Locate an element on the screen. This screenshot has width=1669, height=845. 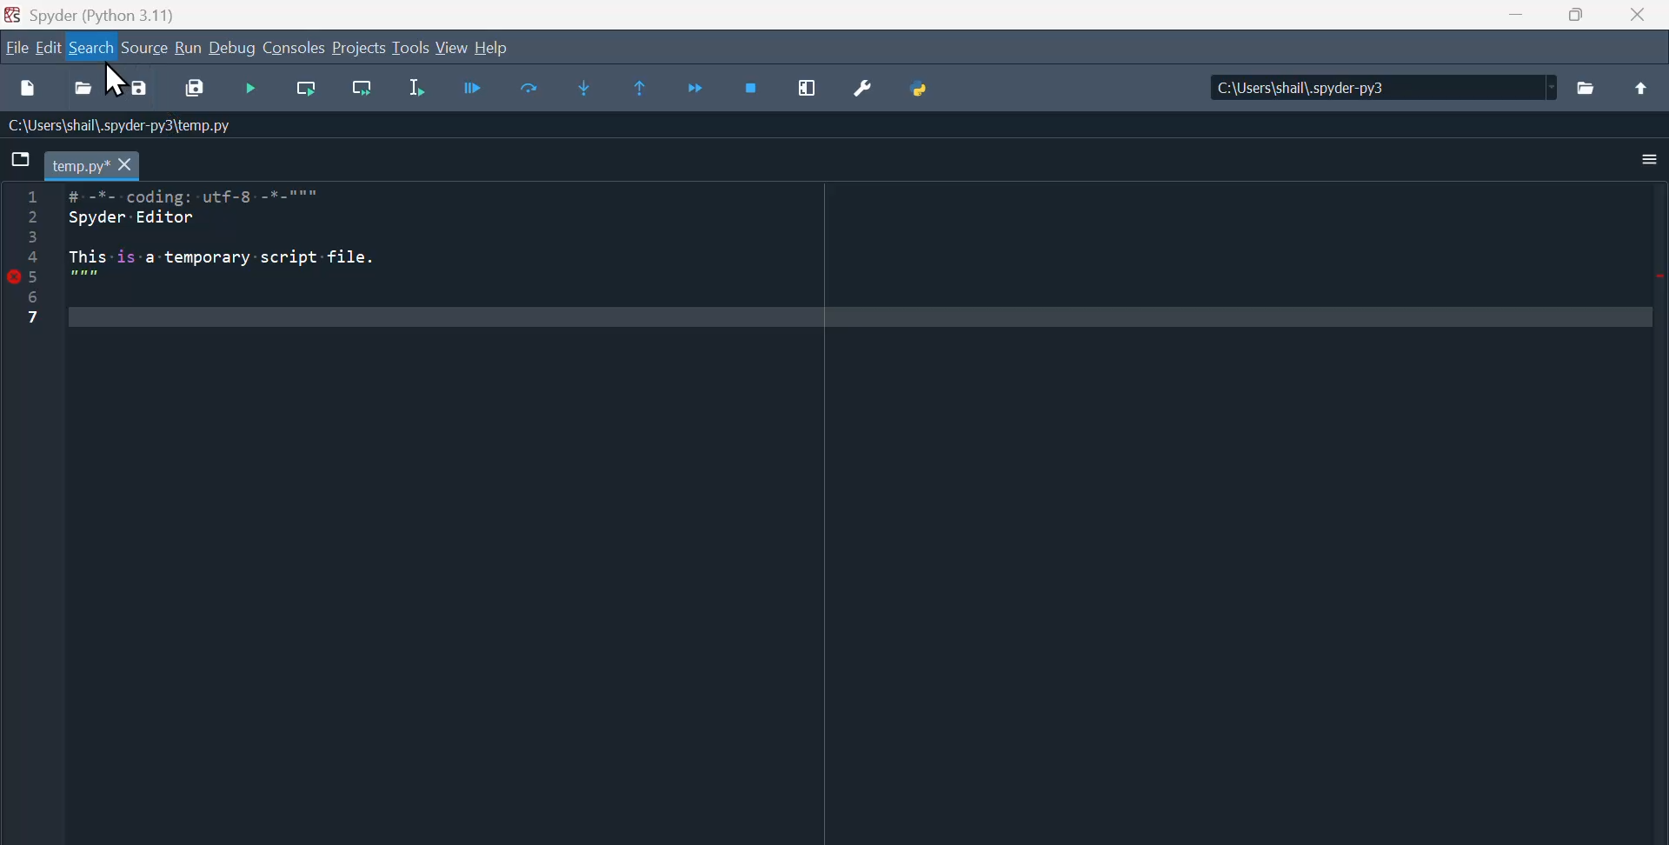
More options is located at coordinates (1646, 161).